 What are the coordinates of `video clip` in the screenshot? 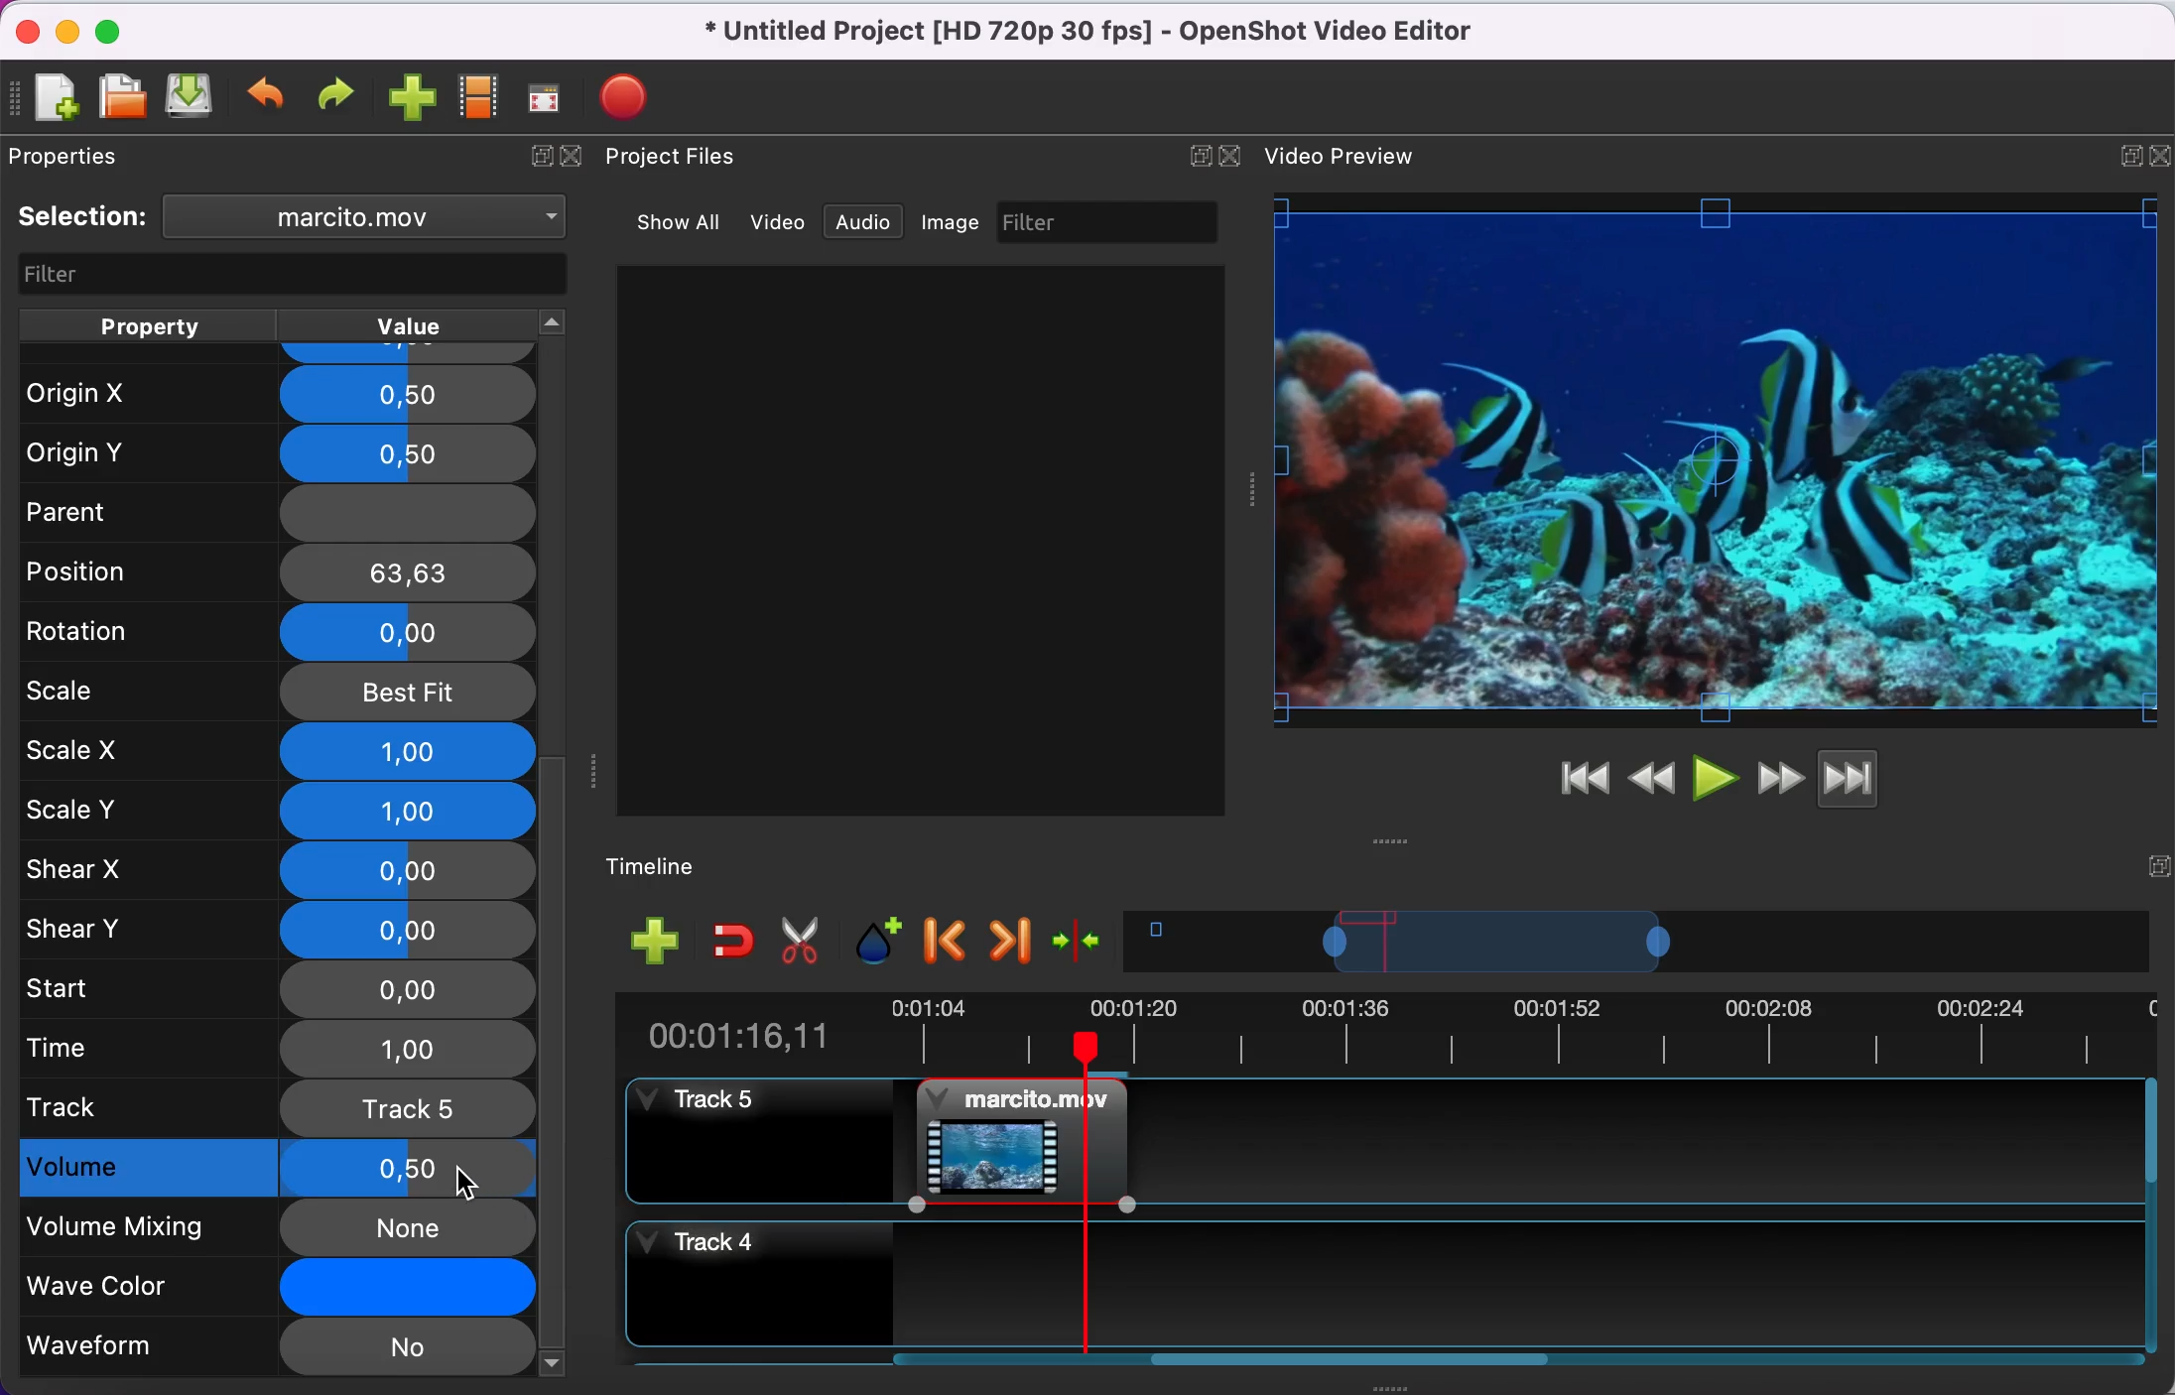 It's located at (1008, 1142).